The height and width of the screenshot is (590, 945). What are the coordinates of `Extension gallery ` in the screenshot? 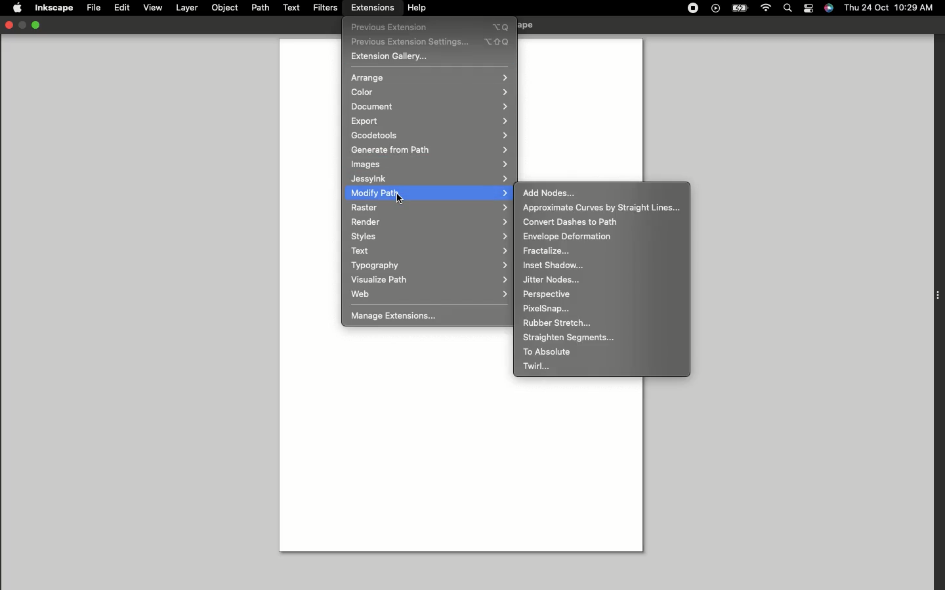 It's located at (392, 56).